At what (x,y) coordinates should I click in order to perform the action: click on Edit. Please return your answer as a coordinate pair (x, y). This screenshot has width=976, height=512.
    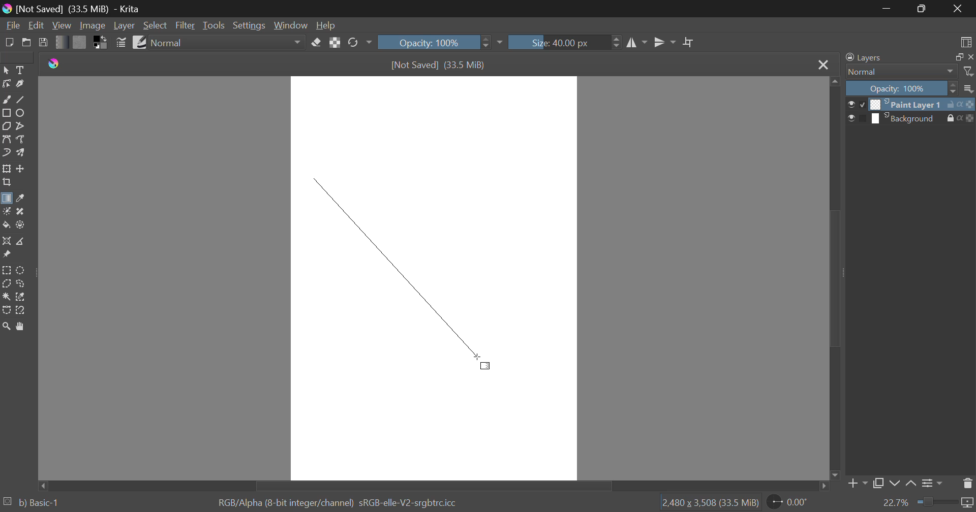
    Looking at the image, I should click on (37, 25).